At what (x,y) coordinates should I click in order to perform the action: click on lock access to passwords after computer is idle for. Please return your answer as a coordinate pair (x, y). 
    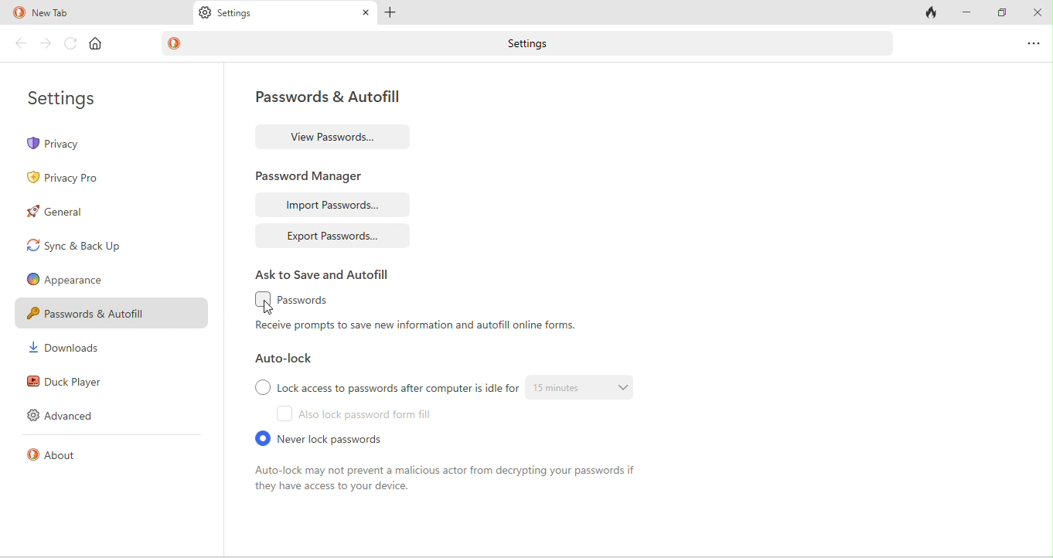
    Looking at the image, I should click on (383, 387).